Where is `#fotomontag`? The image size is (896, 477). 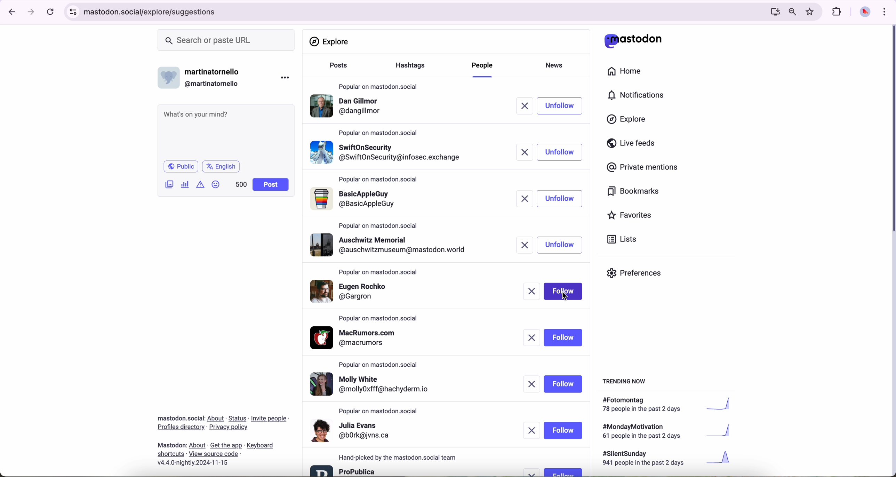 #fotomontag is located at coordinates (671, 405).